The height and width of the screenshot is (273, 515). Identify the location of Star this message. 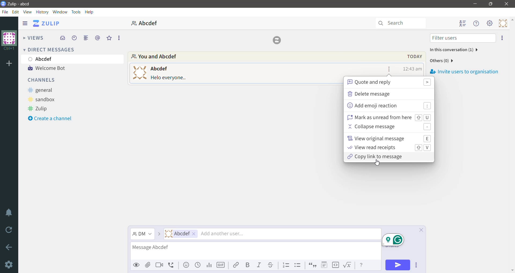
(397, 69).